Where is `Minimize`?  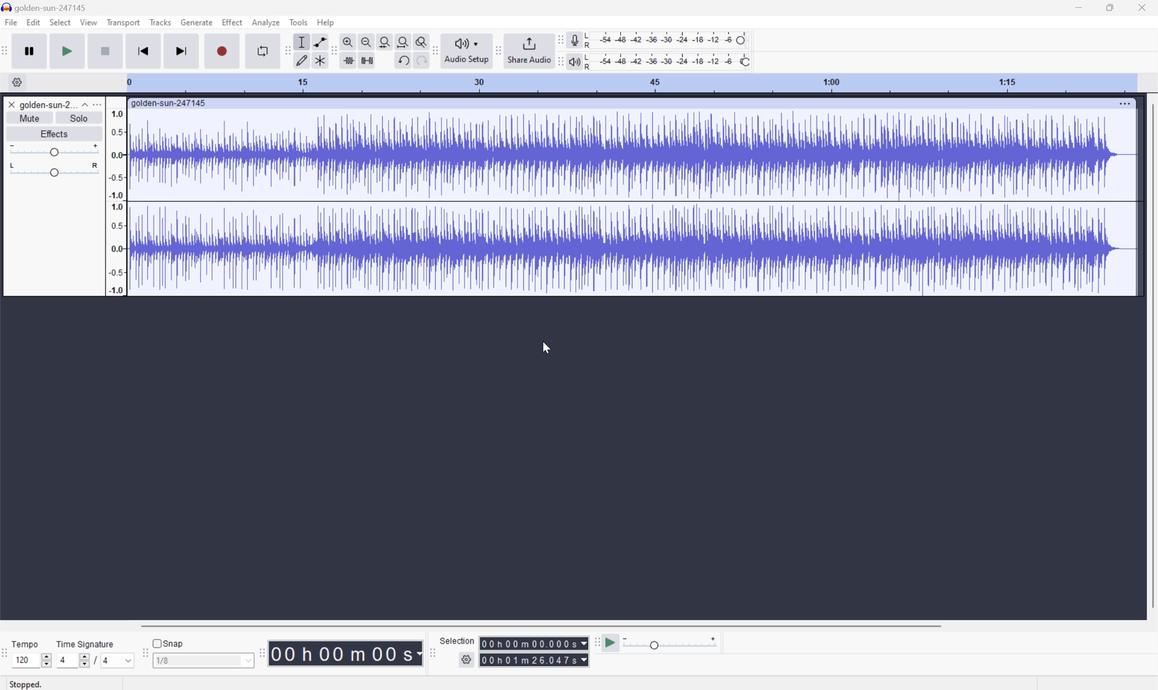
Minimize is located at coordinates (1078, 7).